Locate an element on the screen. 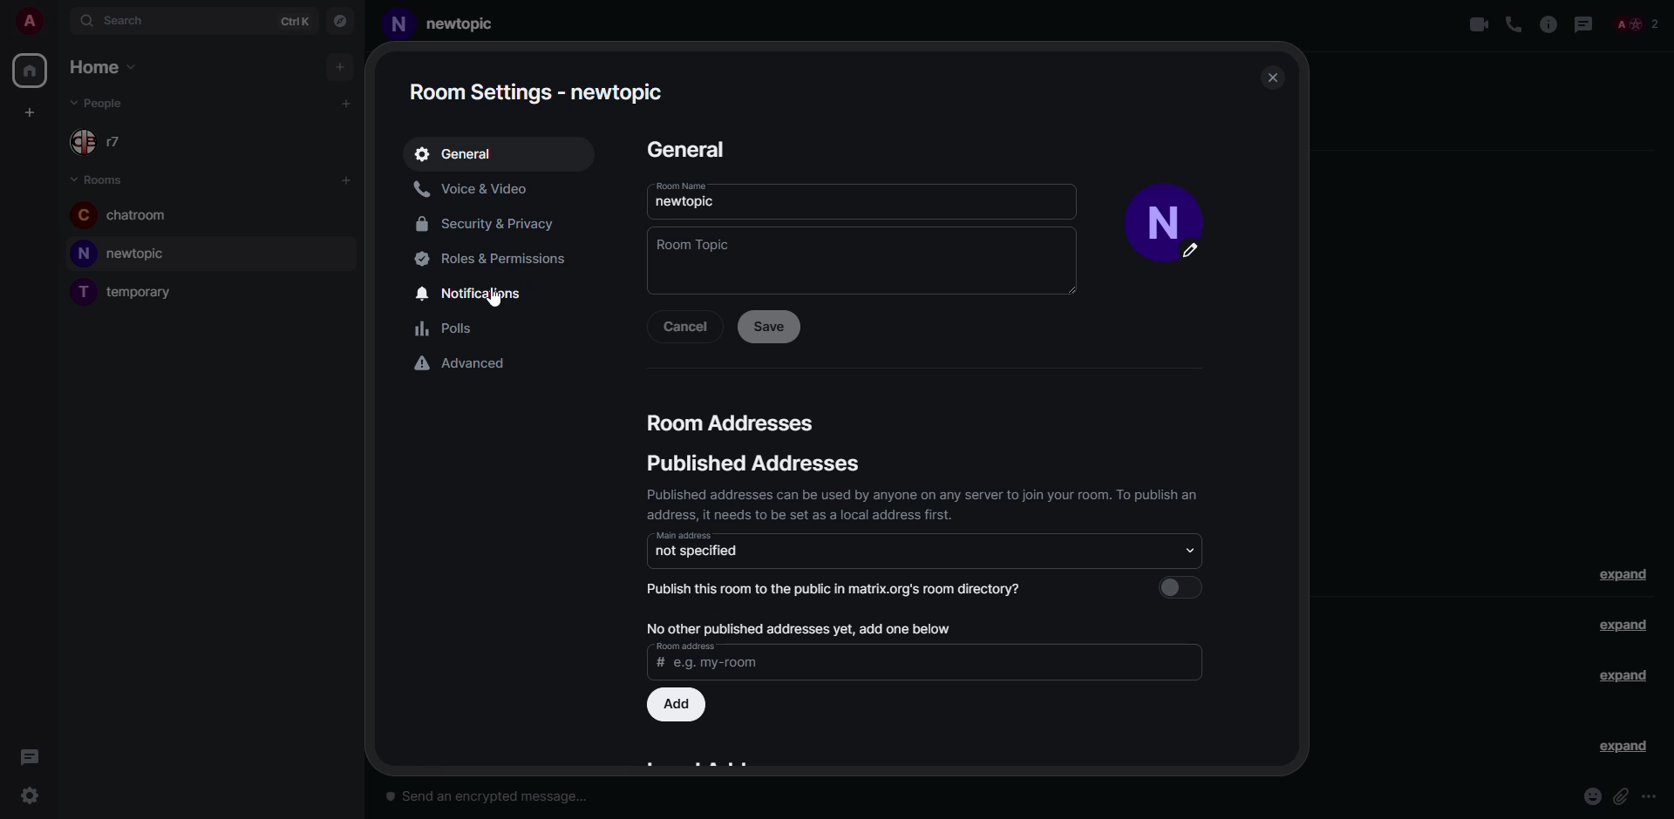  Public addresses is located at coordinates (760, 463).